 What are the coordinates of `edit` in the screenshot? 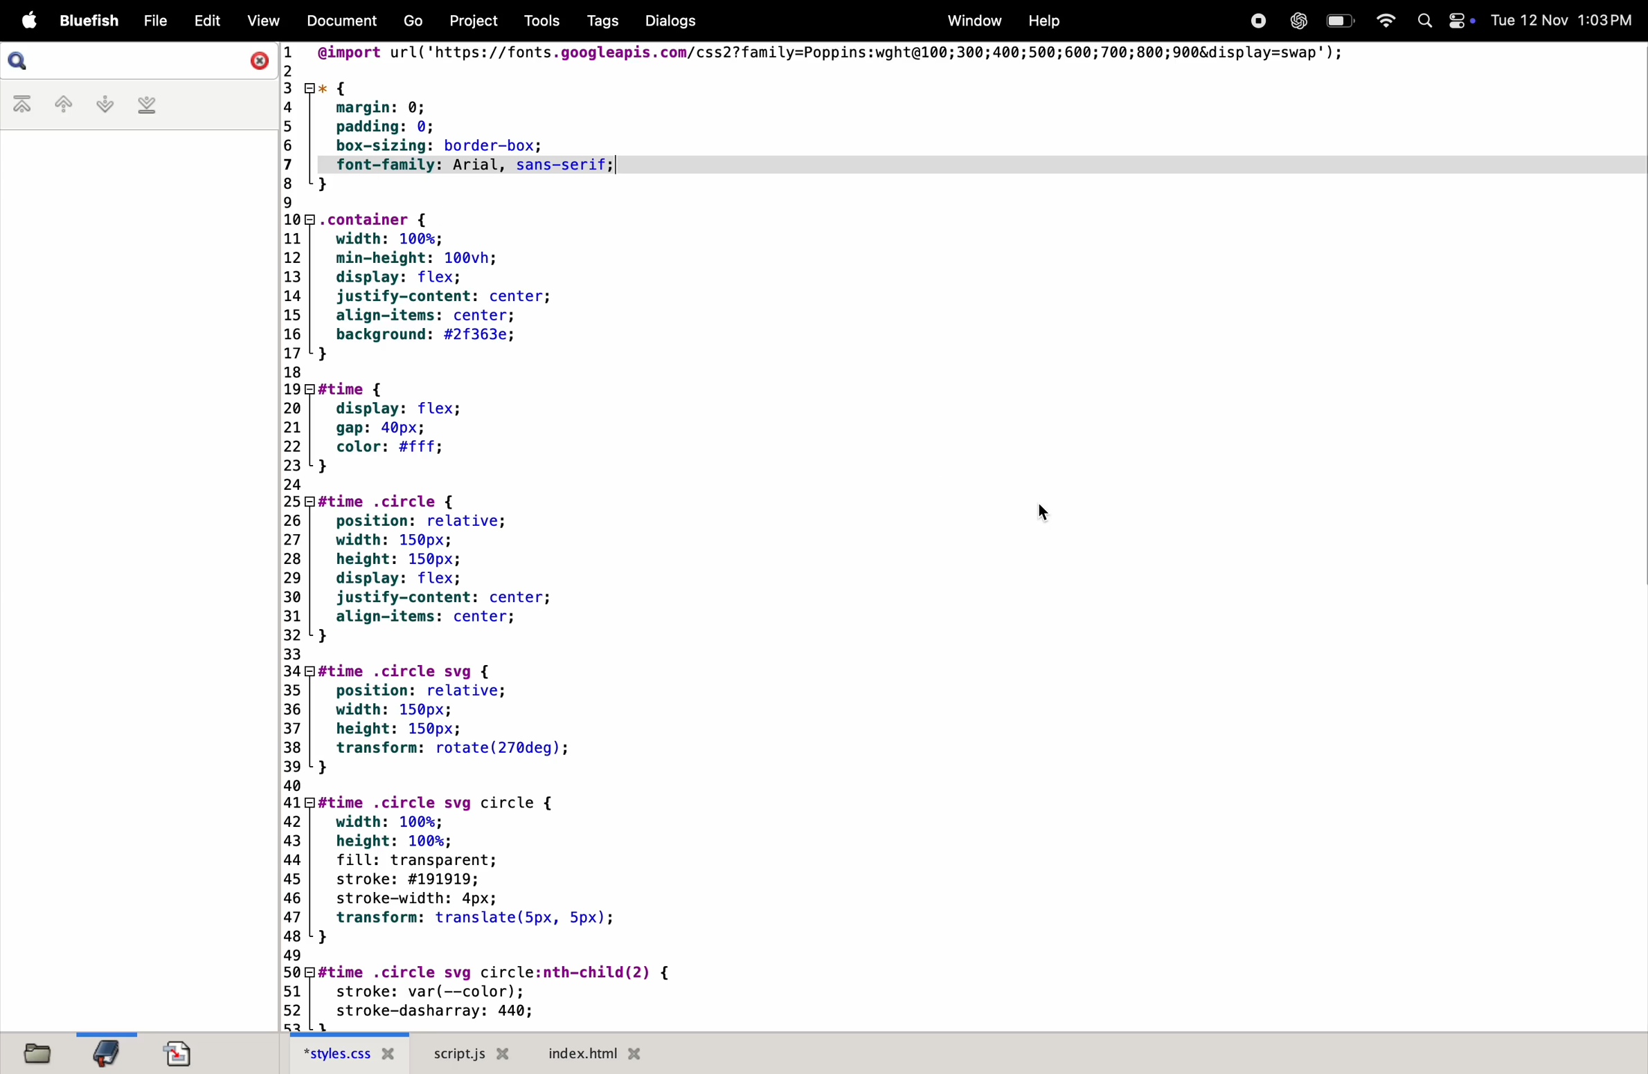 It's located at (202, 21).